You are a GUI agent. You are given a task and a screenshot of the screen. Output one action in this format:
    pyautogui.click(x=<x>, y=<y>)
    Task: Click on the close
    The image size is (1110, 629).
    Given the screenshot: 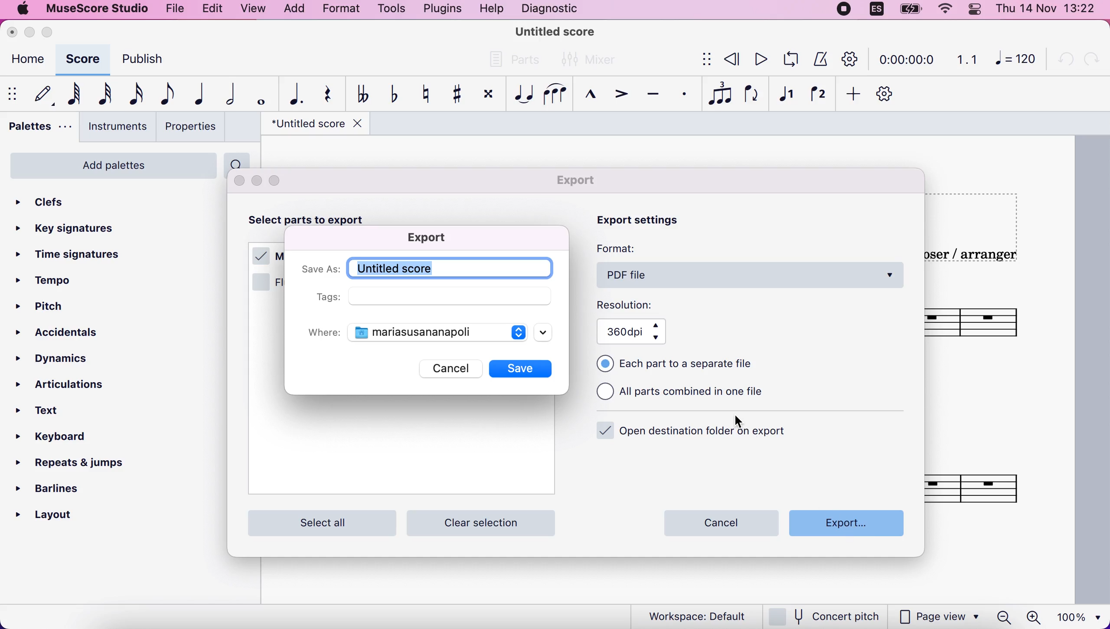 What is the action you would take?
    pyautogui.click(x=14, y=33)
    